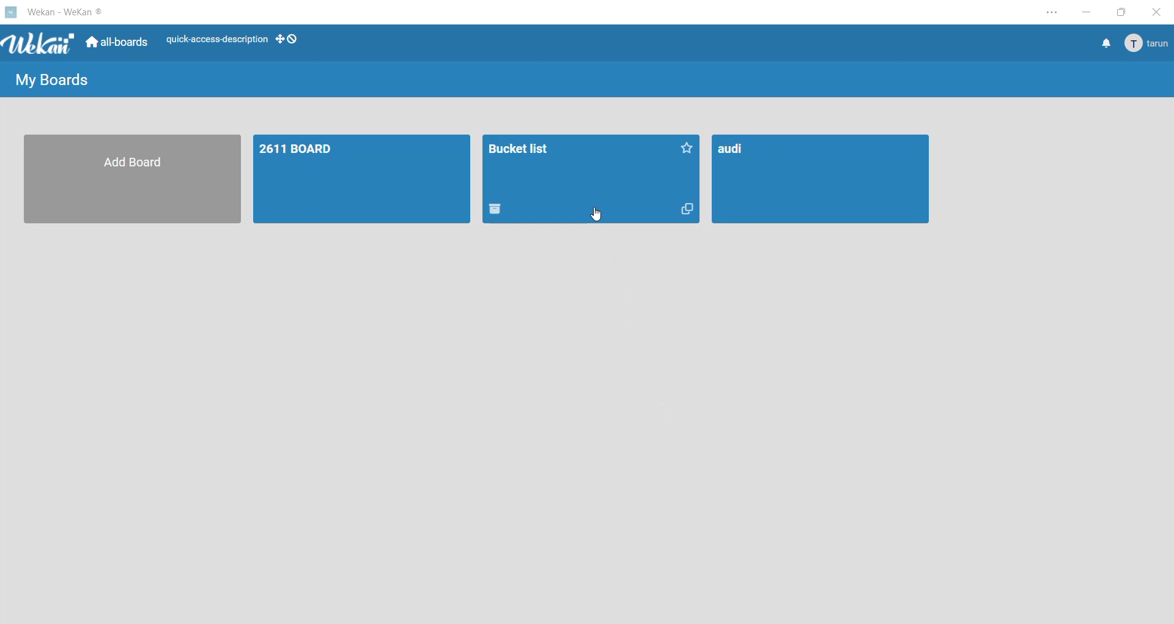  I want to click on tarus, so click(1147, 43).